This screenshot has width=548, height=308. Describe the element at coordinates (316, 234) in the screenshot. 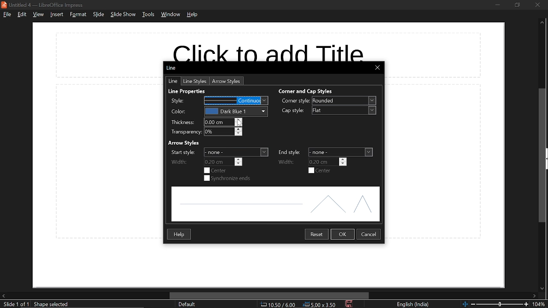

I see `restart` at that location.